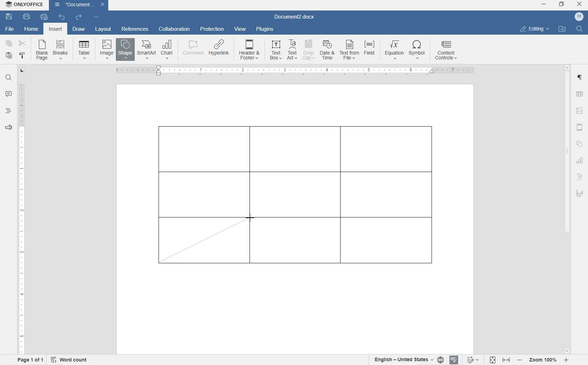 This screenshot has height=365, width=588. What do you see at coordinates (580, 128) in the screenshot?
I see `header & footer` at bounding box center [580, 128].